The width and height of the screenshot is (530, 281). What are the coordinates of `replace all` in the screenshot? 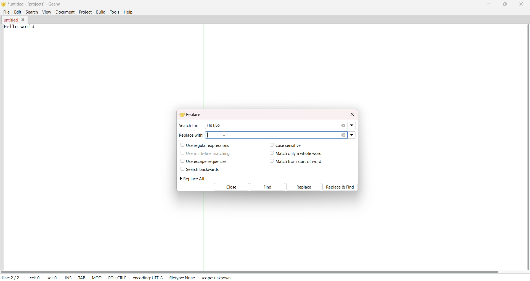 It's located at (195, 179).